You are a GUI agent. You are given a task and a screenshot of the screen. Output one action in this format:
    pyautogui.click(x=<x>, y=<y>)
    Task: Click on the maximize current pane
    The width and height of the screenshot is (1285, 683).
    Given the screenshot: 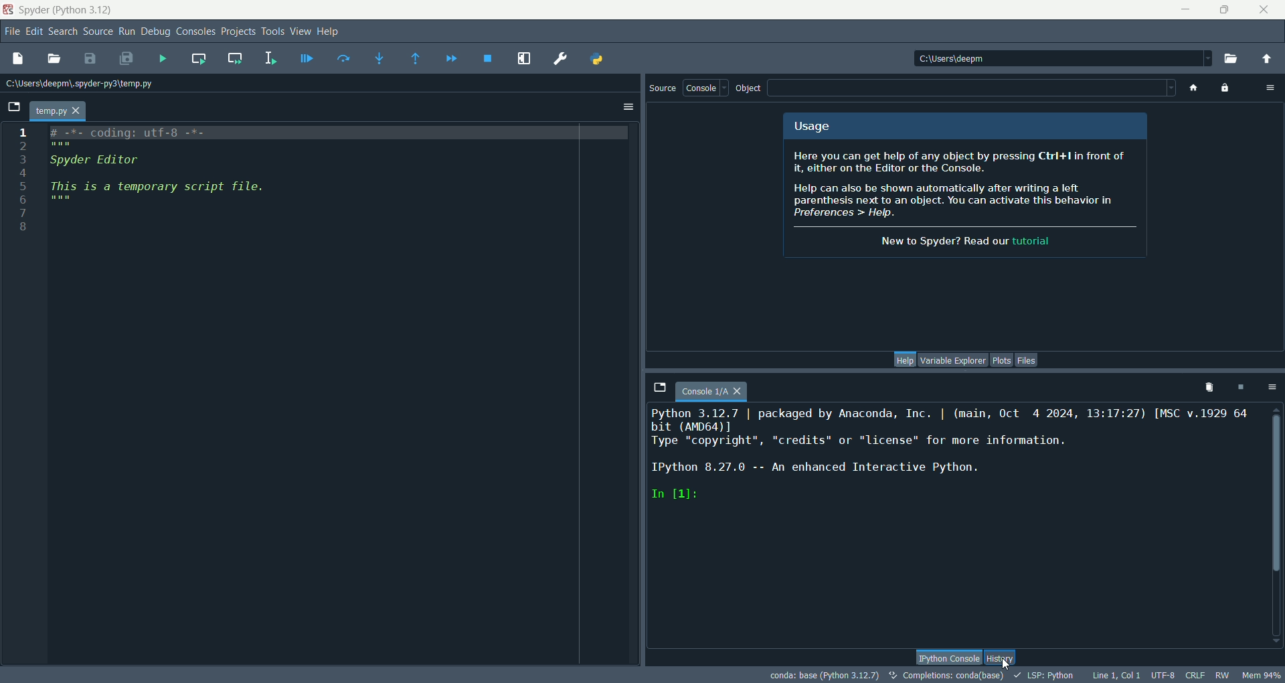 What is the action you would take?
    pyautogui.click(x=525, y=57)
    